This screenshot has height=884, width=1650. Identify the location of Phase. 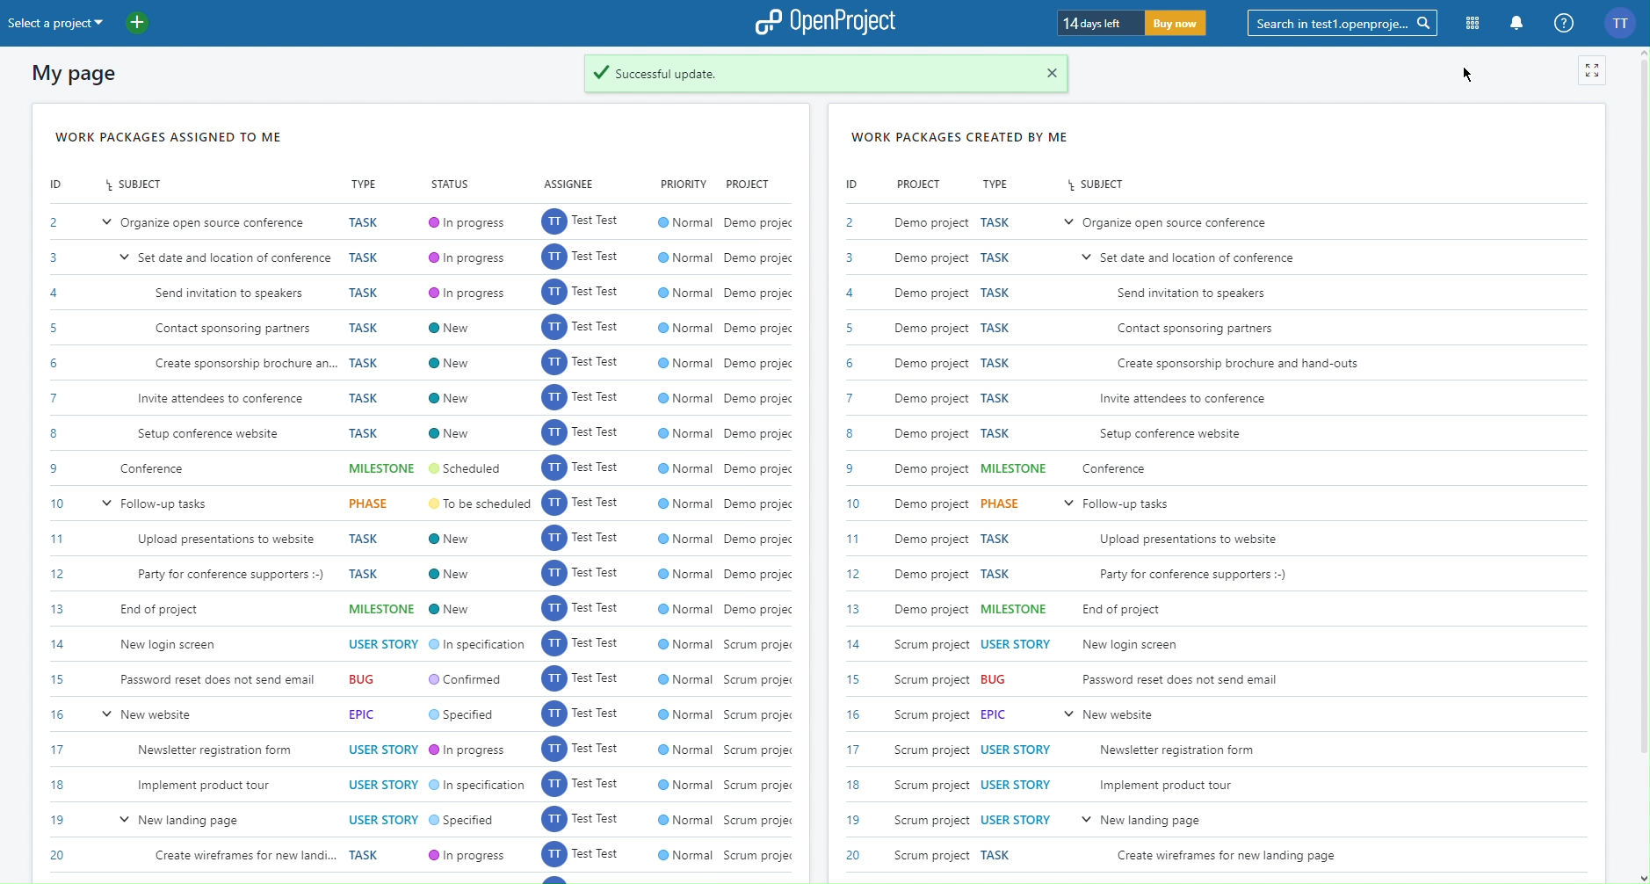
(373, 506).